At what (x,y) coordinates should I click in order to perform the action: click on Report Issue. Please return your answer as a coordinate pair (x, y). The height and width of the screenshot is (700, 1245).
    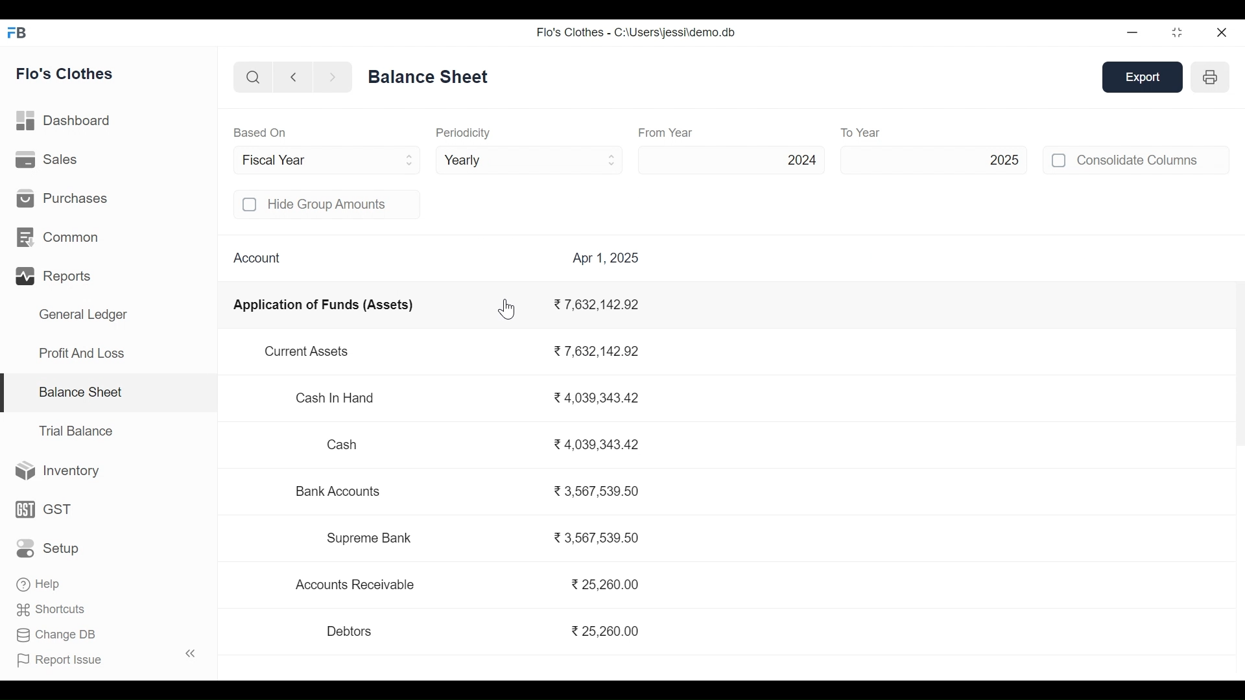
    Looking at the image, I should click on (60, 659).